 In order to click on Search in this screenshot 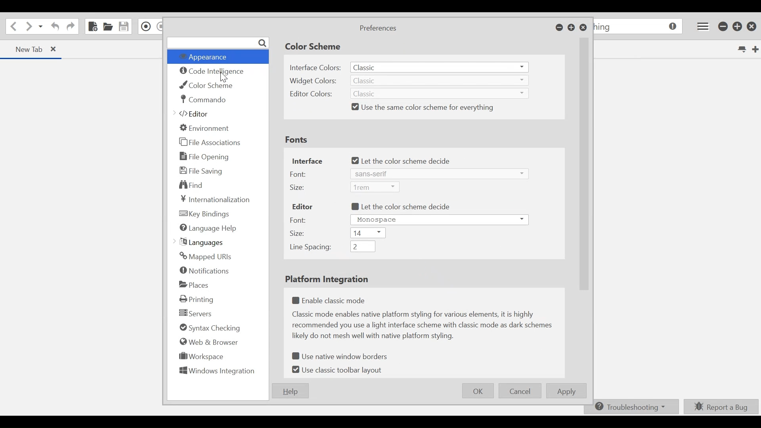, I will do `click(218, 42)`.